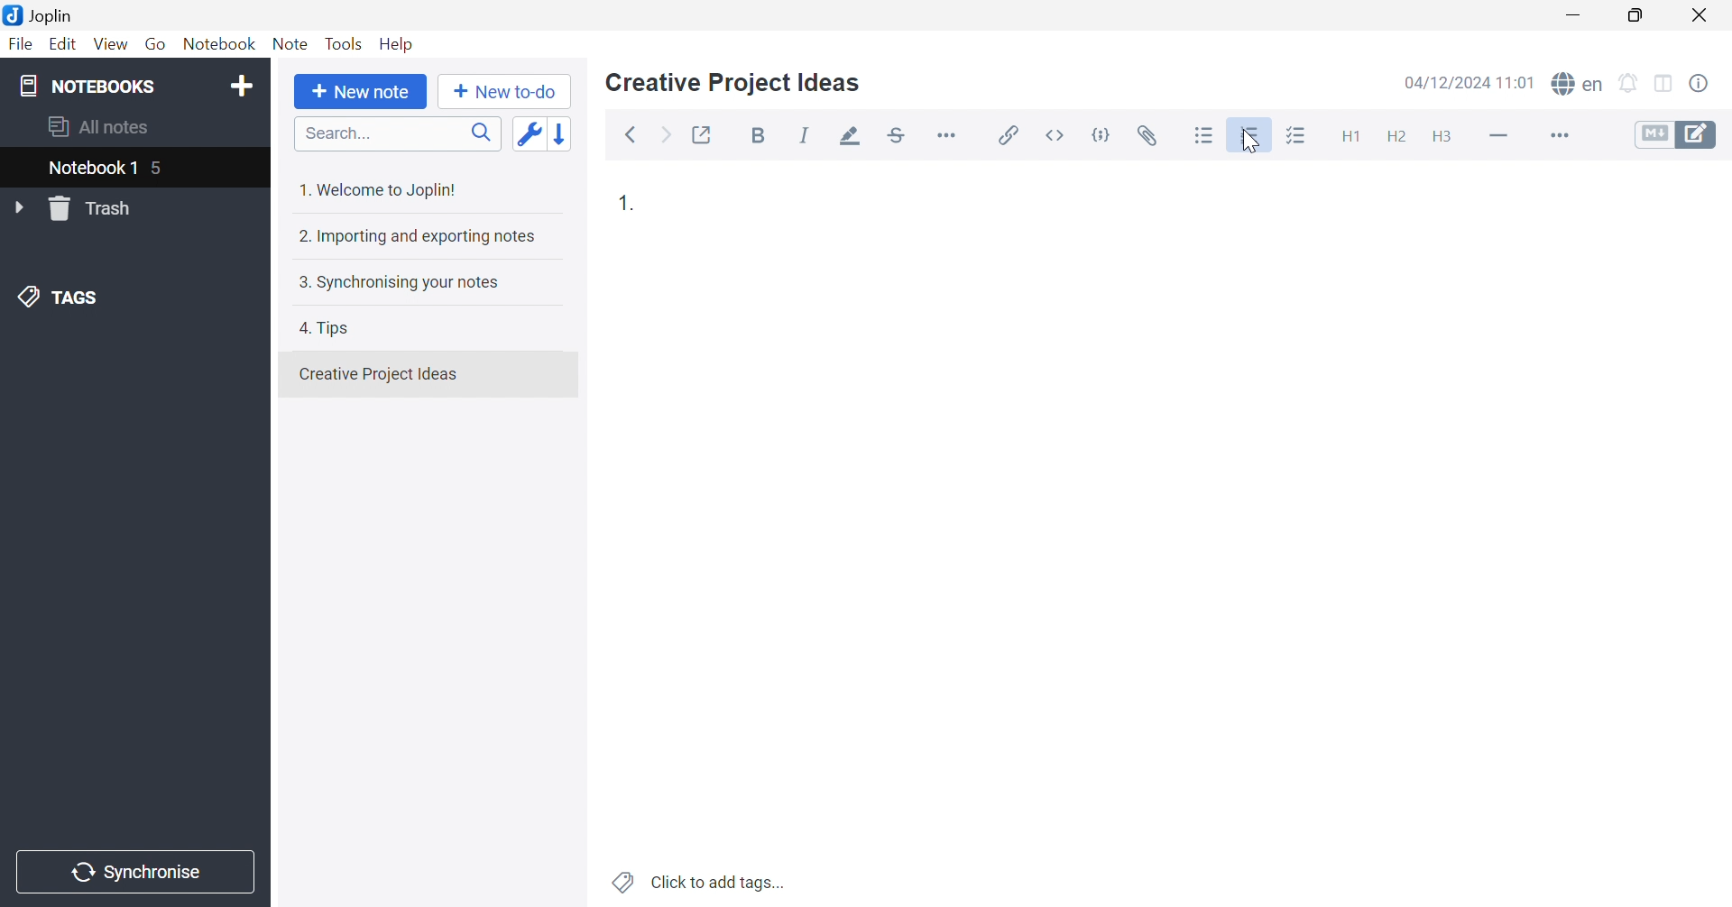 The width and height of the screenshot is (1732, 907). Describe the element at coordinates (42, 14) in the screenshot. I see `Joplin` at that location.